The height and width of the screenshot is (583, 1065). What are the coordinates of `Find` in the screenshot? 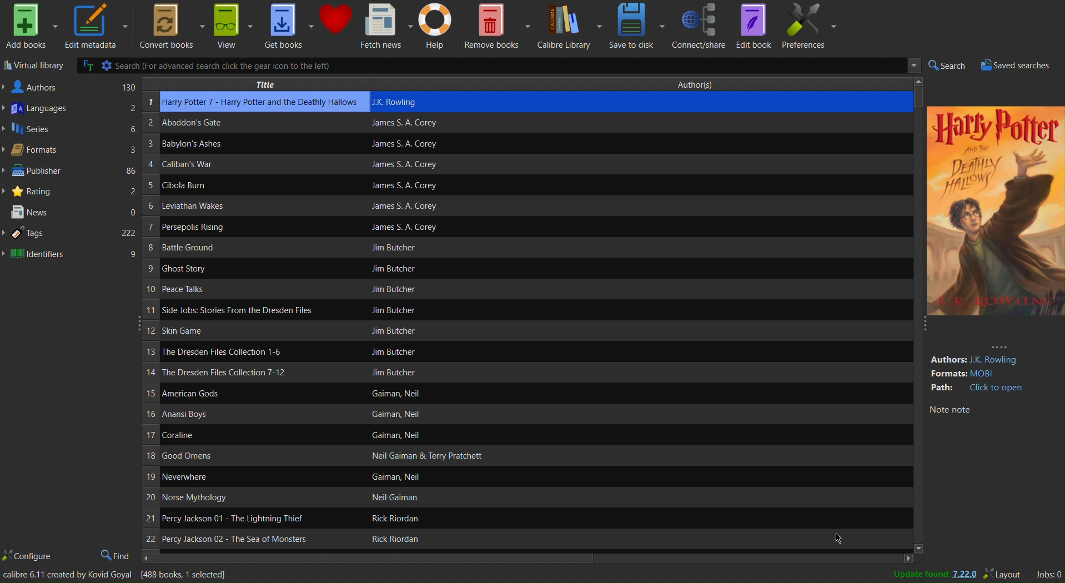 It's located at (115, 555).